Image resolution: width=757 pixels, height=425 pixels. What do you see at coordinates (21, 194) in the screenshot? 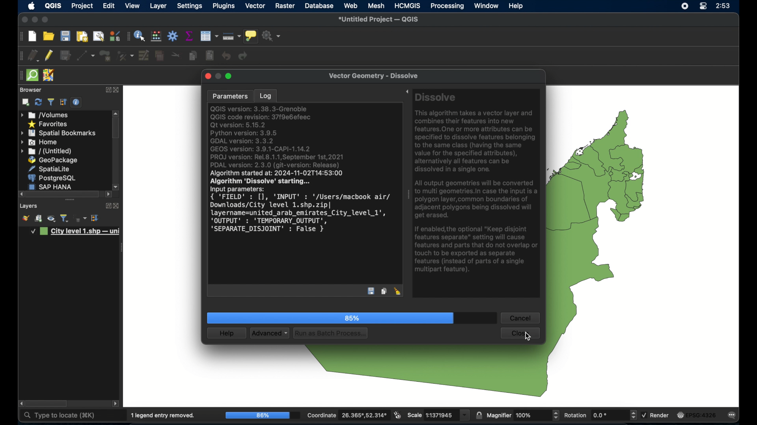
I see `scroll right arrow` at bounding box center [21, 194].